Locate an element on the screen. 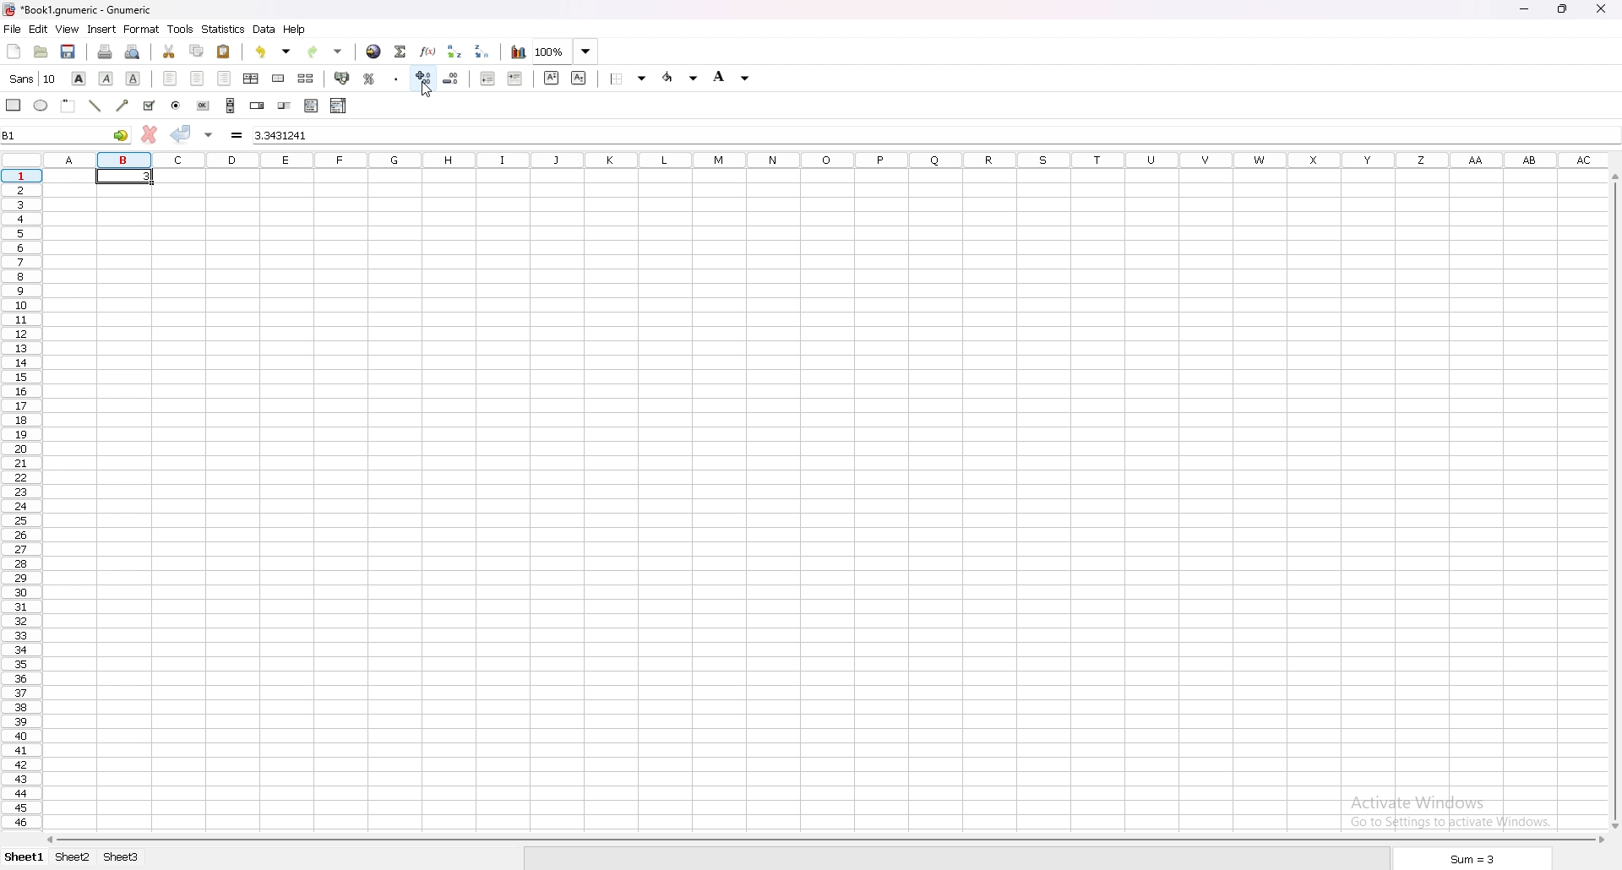  sort descending is located at coordinates (482, 52).